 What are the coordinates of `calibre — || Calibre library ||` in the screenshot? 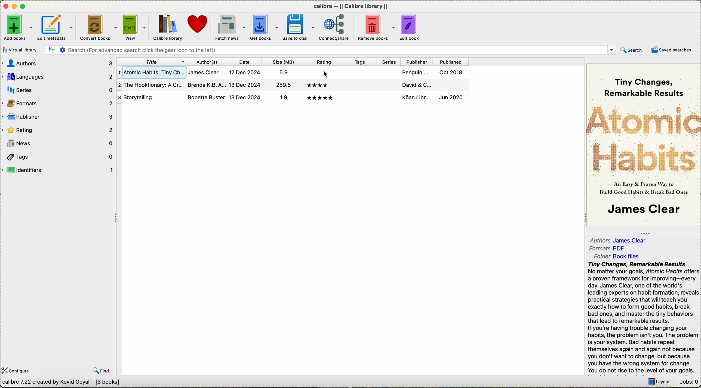 It's located at (353, 5).